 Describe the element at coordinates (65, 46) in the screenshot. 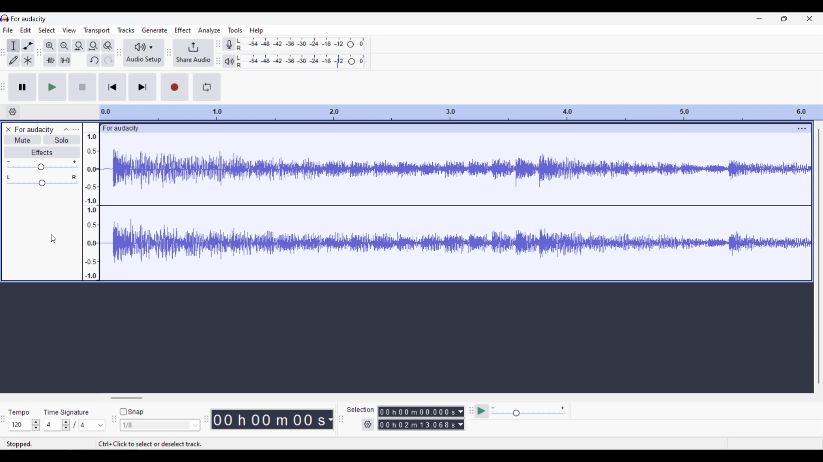

I see `Zoom out` at that location.